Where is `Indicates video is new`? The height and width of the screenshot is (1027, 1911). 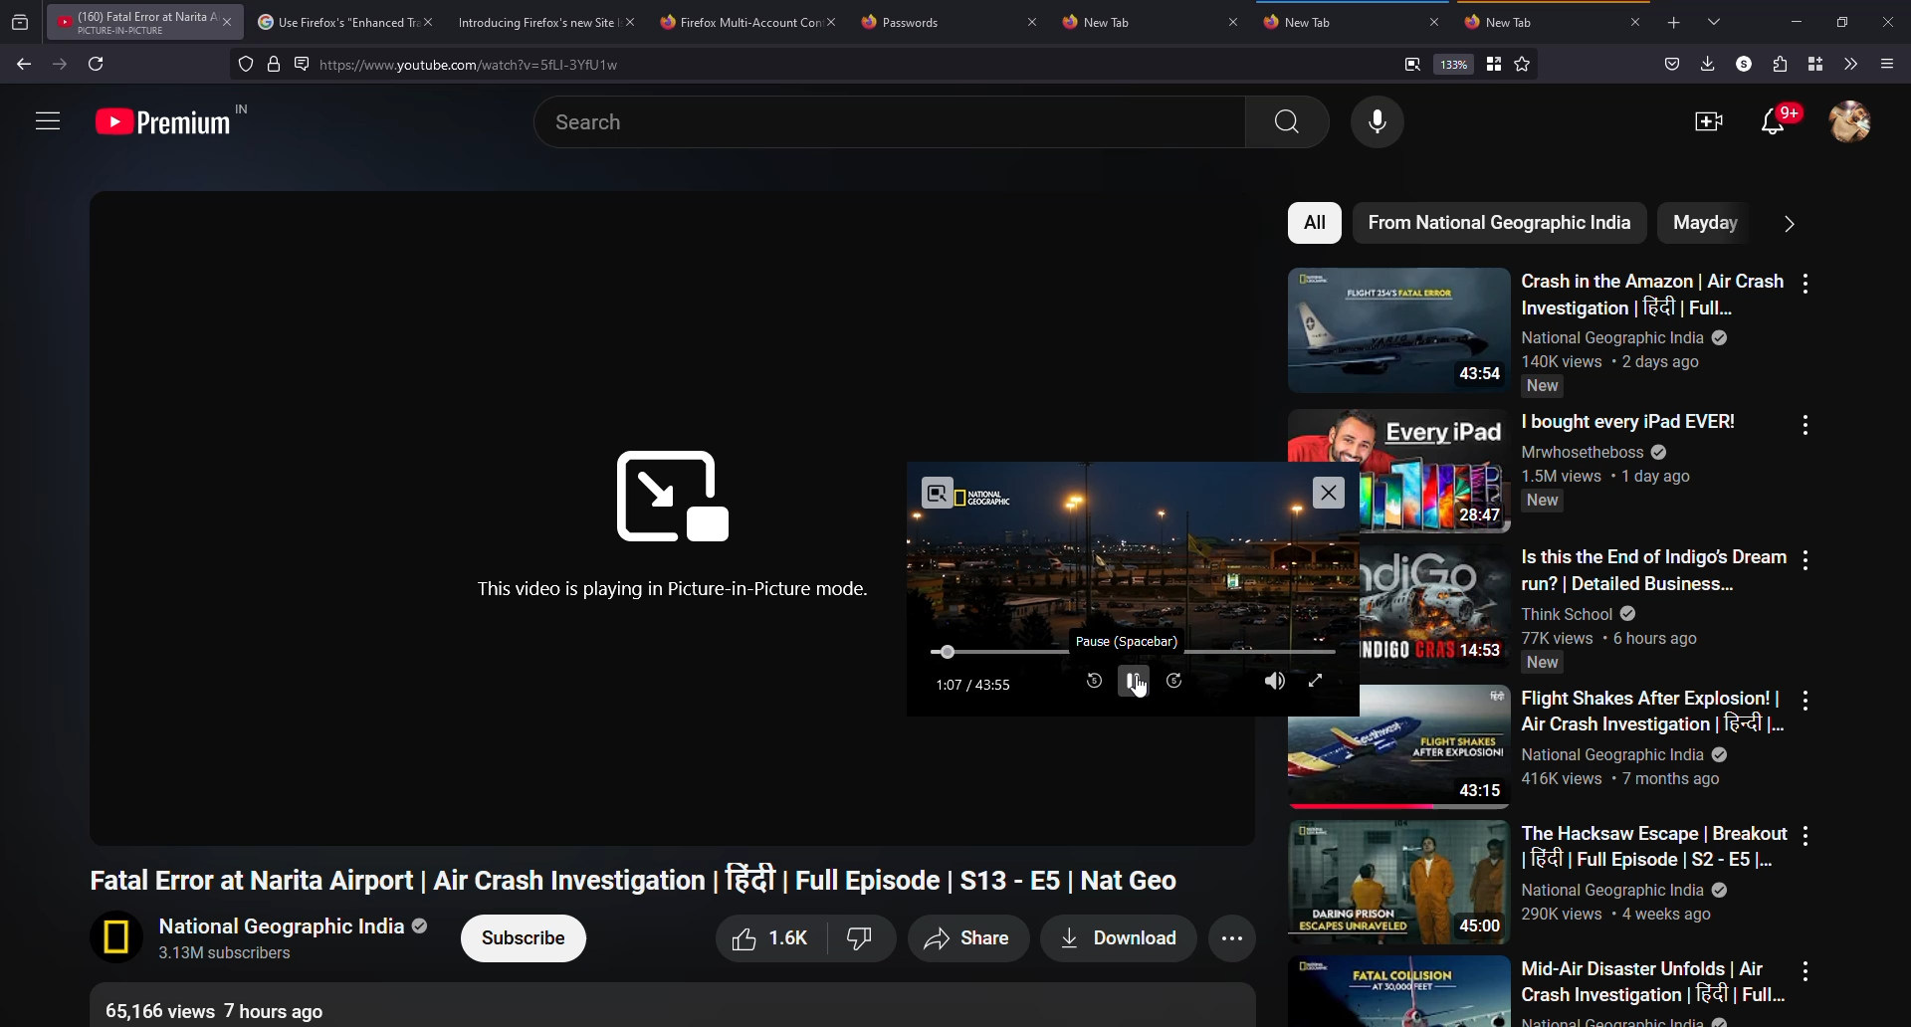 Indicates video is new is located at coordinates (1543, 501).